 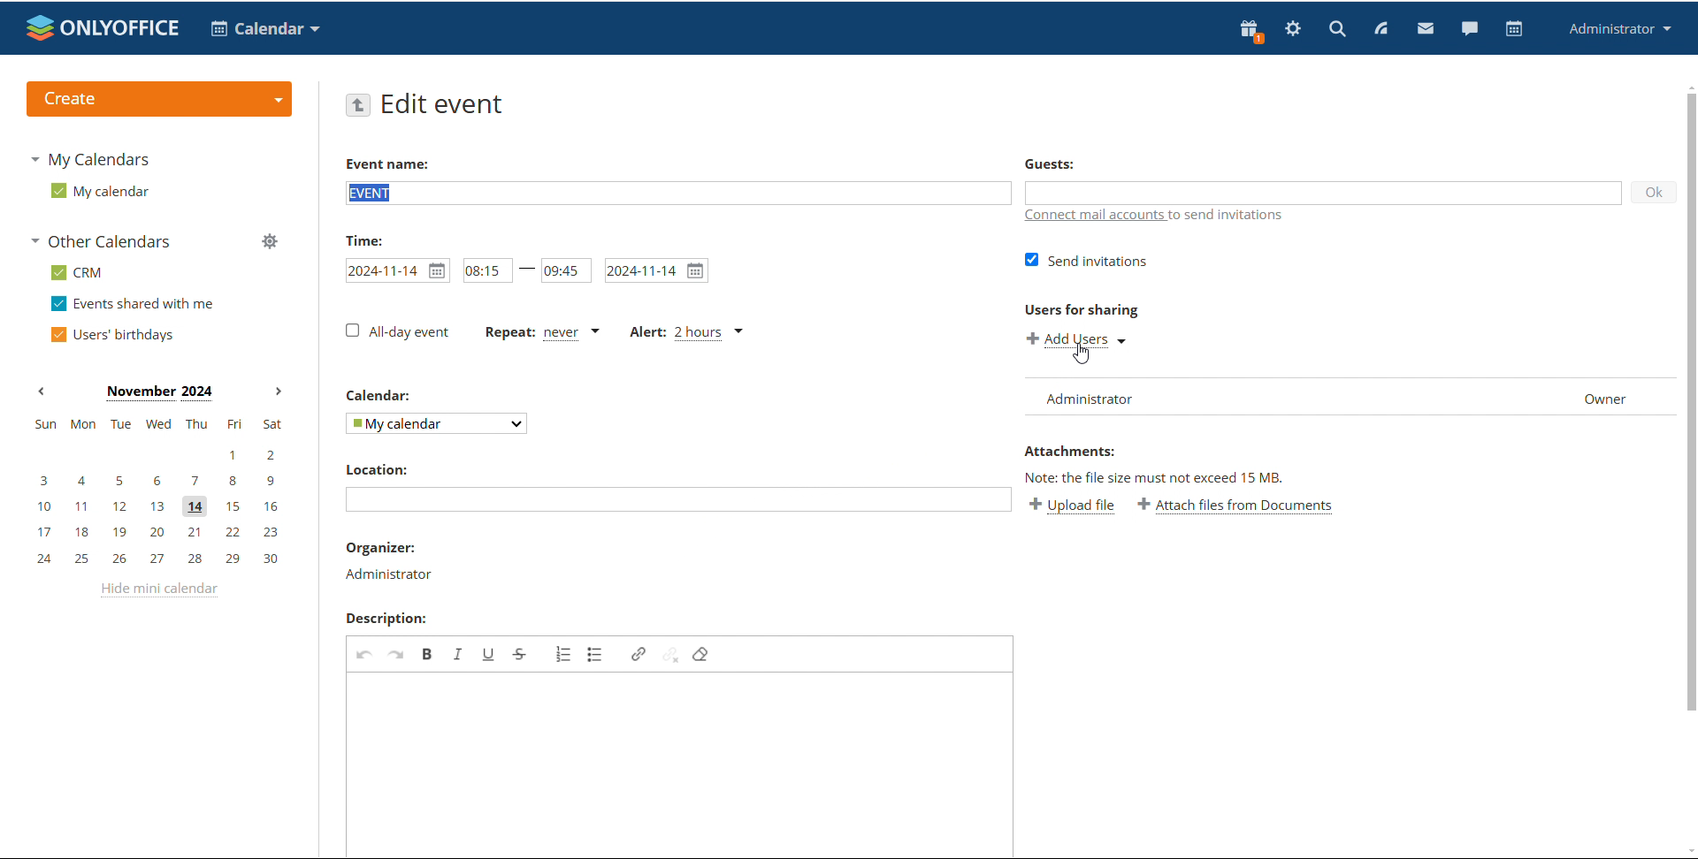 What do you see at coordinates (1082, 354) in the screenshot?
I see `cursor` at bounding box center [1082, 354].